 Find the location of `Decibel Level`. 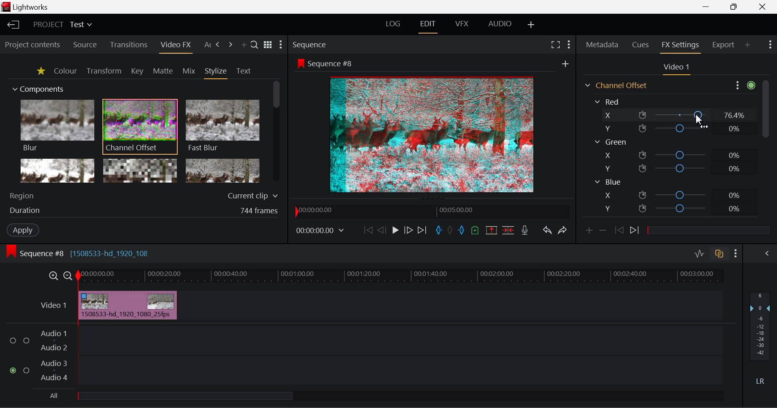

Decibel Level is located at coordinates (761, 337).